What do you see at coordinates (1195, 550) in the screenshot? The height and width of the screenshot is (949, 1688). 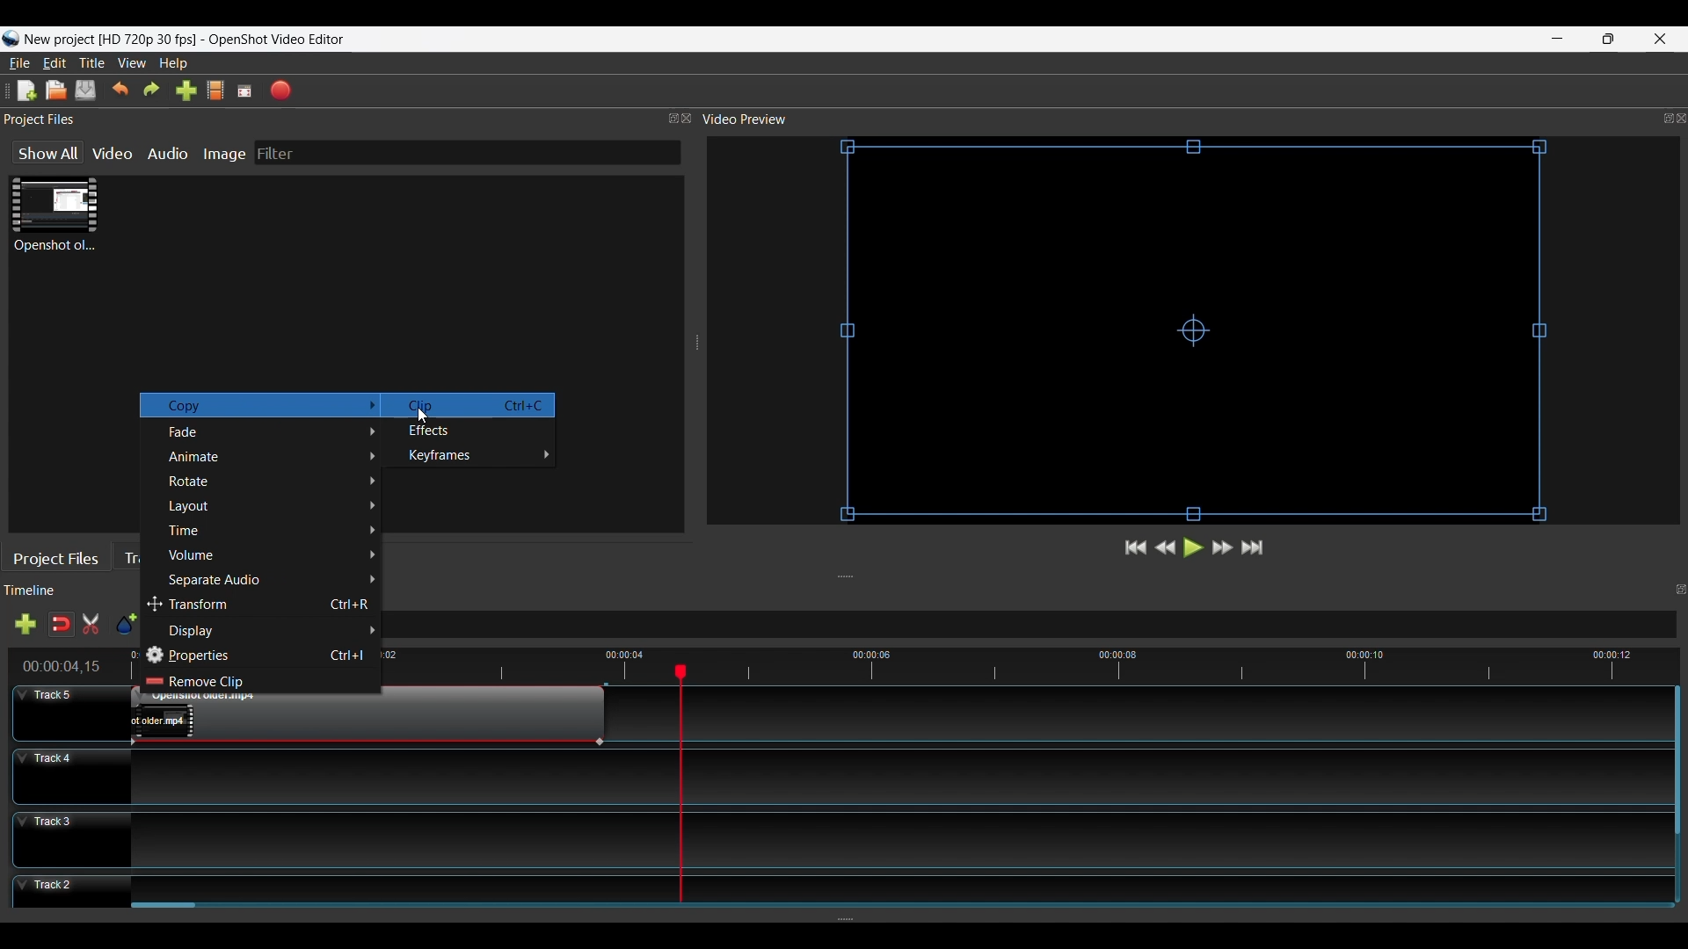 I see `Play` at bounding box center [1195, 550].